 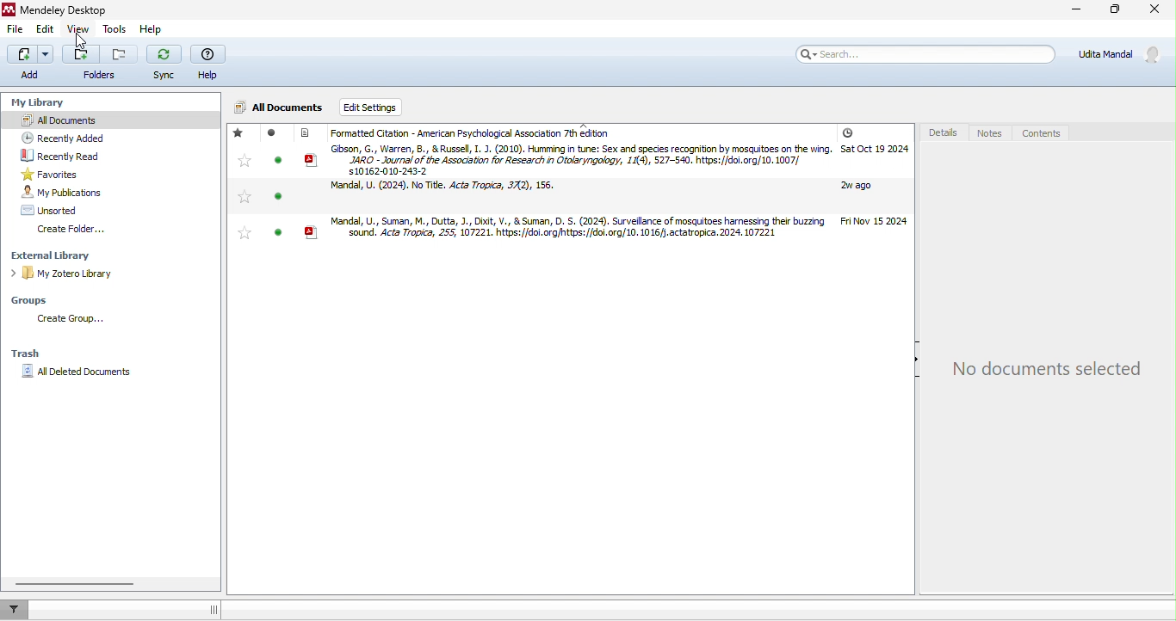 I want to click on help, so click(x=211, y=62).